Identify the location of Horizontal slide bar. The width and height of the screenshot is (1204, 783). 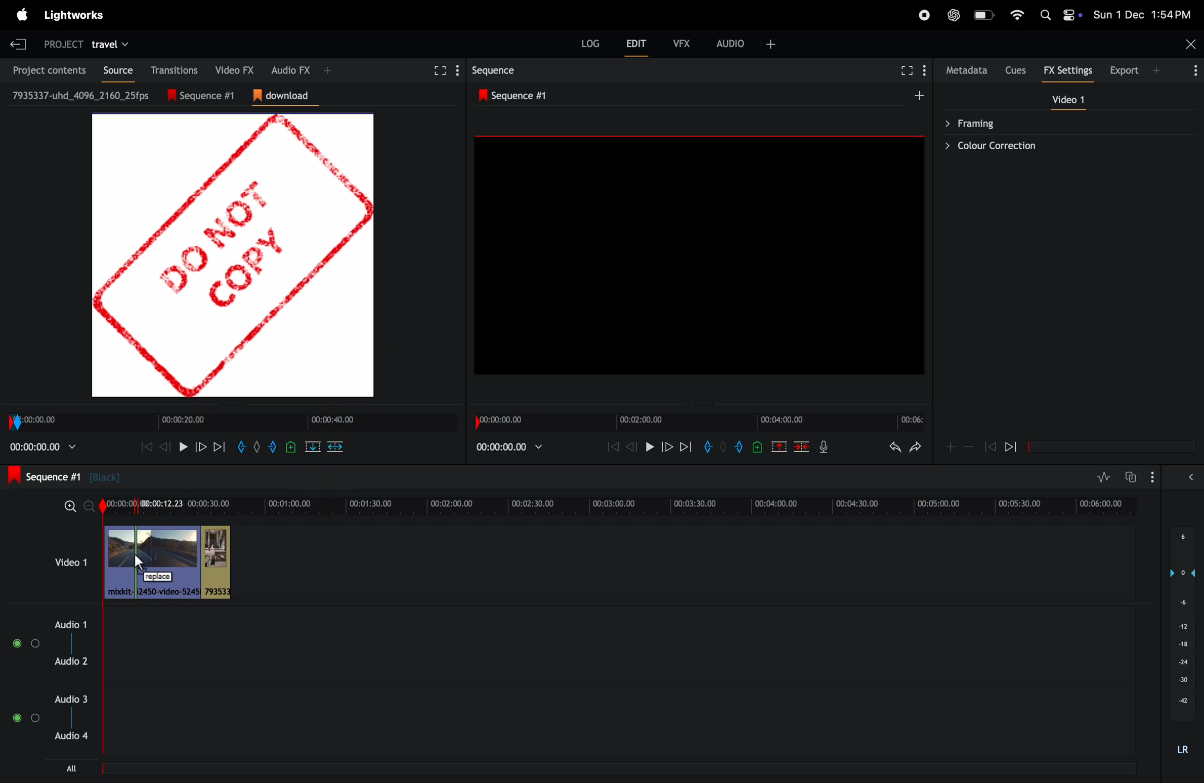
(616, 769).